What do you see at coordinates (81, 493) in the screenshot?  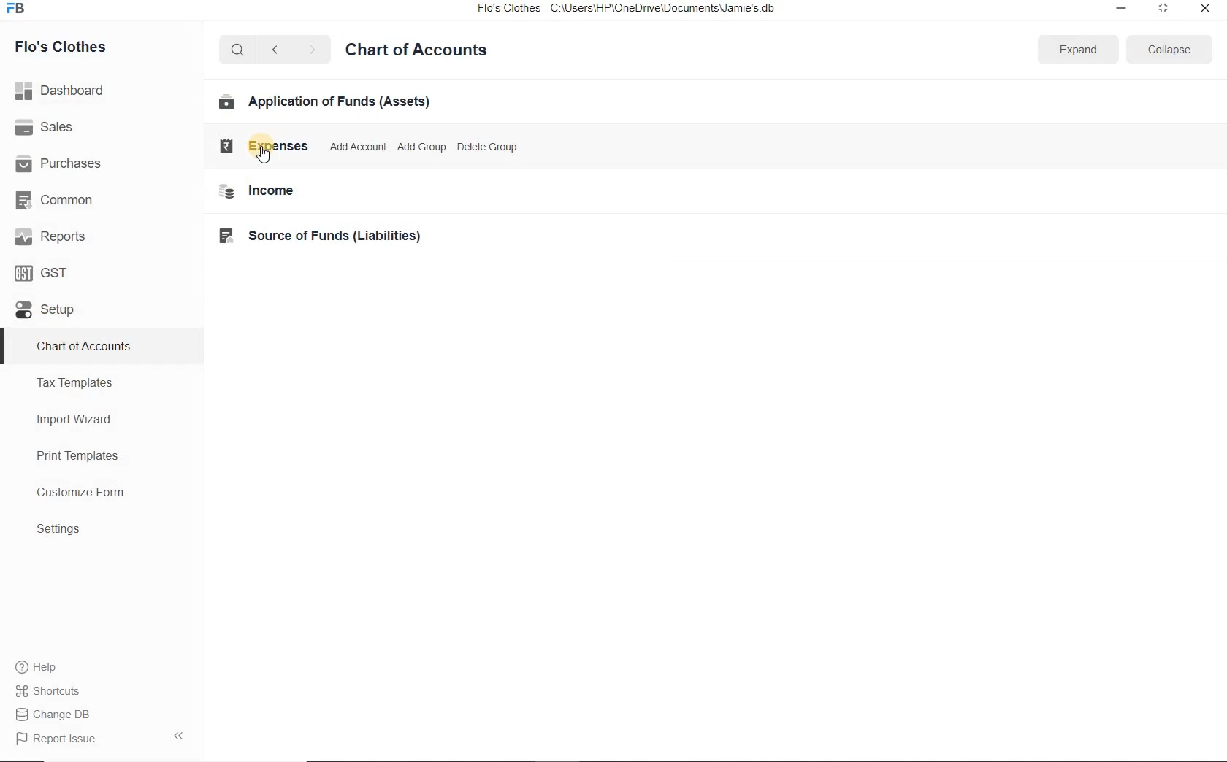 I see `Customize Form` at bounding box center [81, 493].